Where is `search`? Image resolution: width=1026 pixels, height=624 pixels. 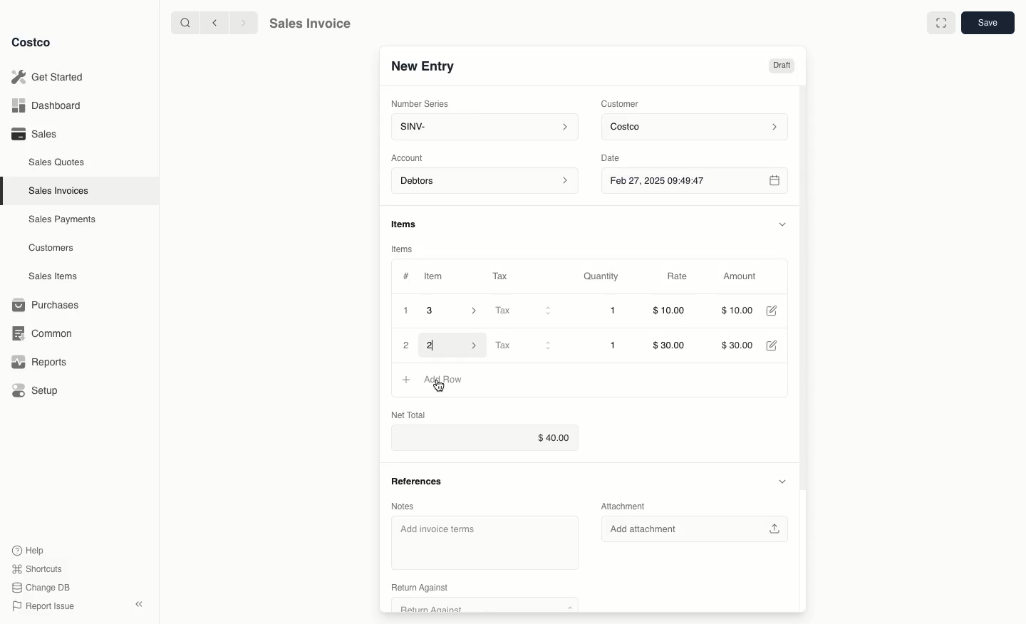
search is located at coordinates (182, 22).